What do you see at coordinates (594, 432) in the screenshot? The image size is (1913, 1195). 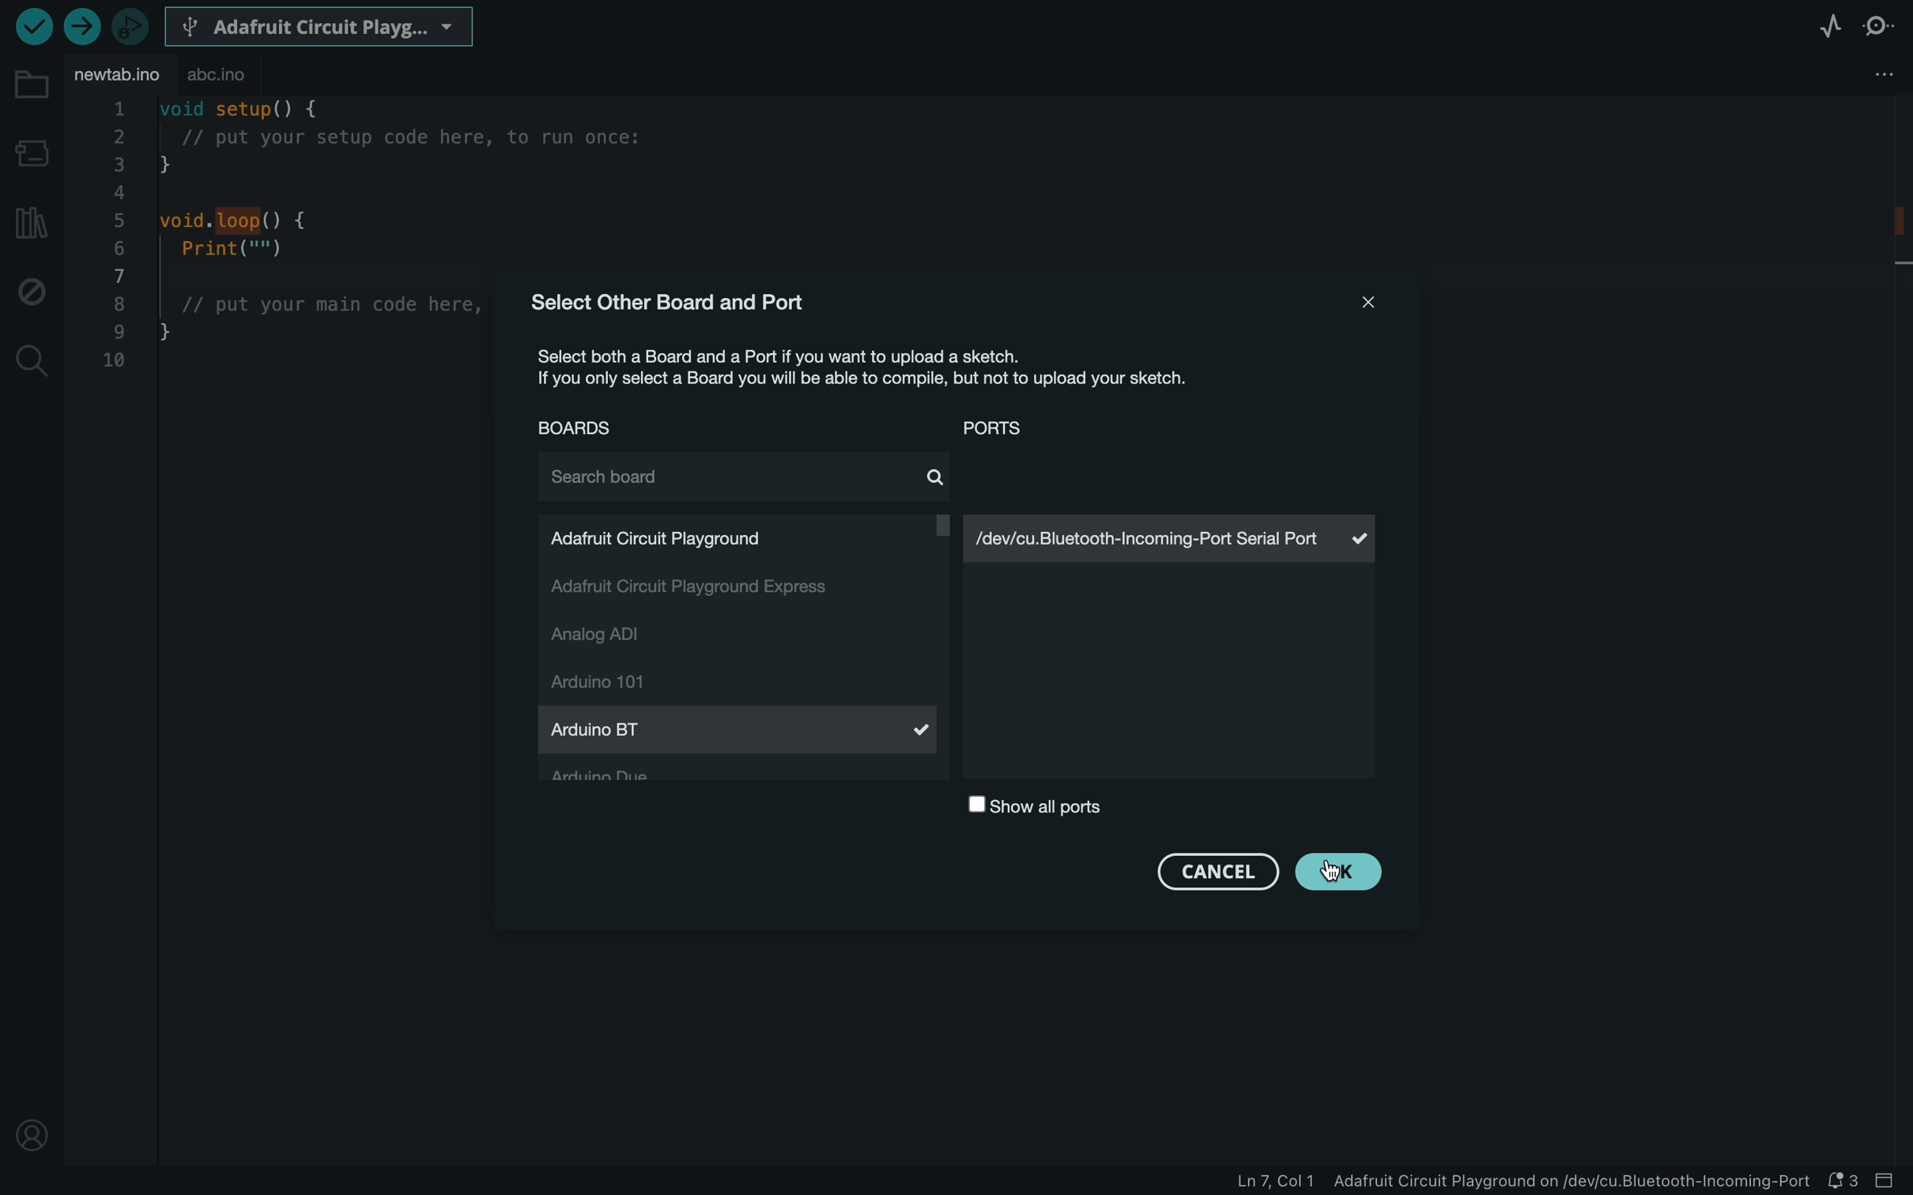 I see `boards` at bounding box center [594, 432].